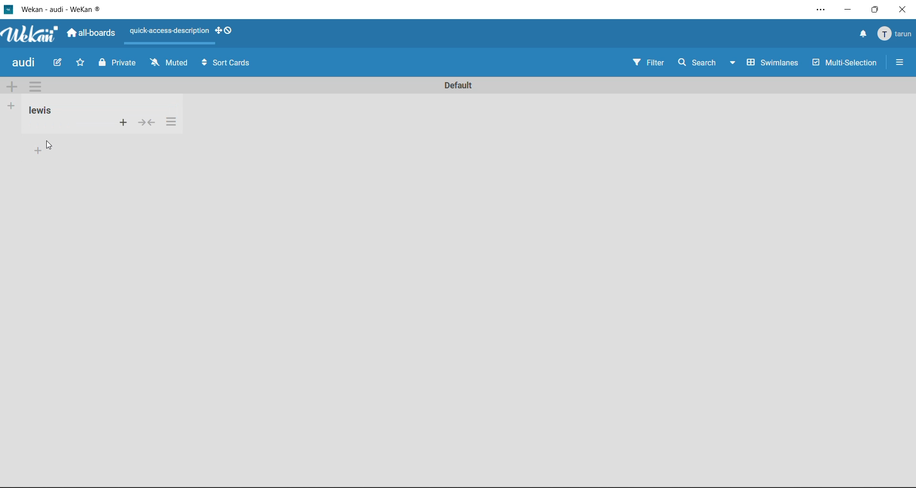  What do you see at coordinates (203, 63) in the screenshot?
I see `Arrows` at bounding box center [203, 63].